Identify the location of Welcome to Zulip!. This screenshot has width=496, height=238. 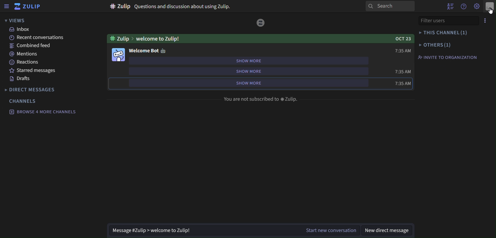
(159, 38).